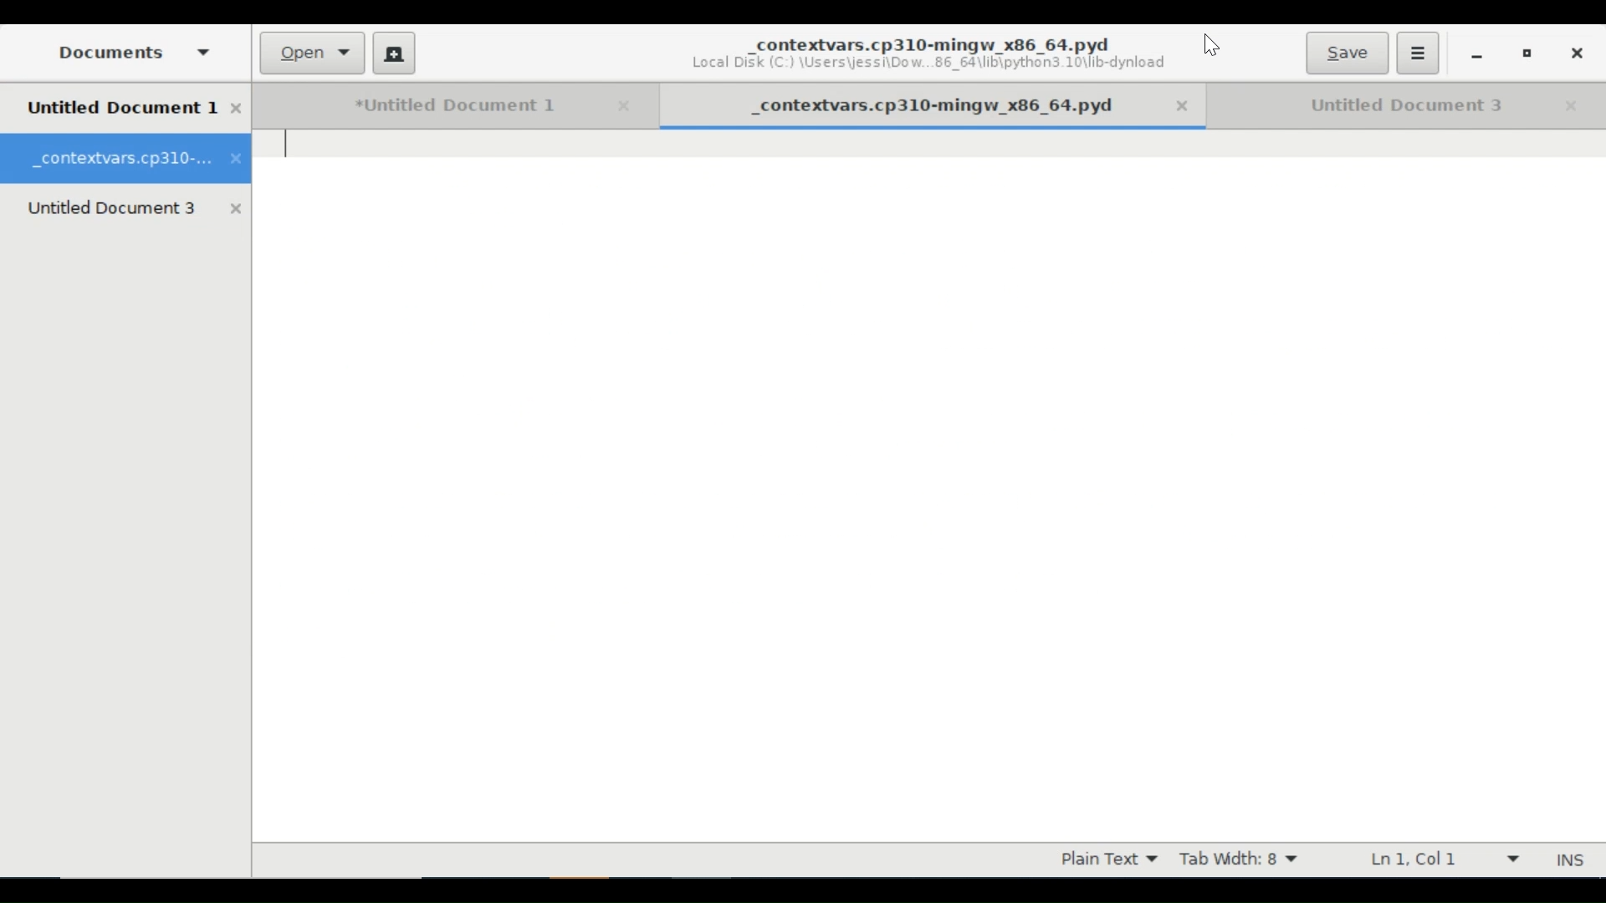  What do you see at coordinates (933, 42) in the screenshot?
I see `_contextvars.cp310-minger_xc86_64.pyd` at bounding box center [933, 42].